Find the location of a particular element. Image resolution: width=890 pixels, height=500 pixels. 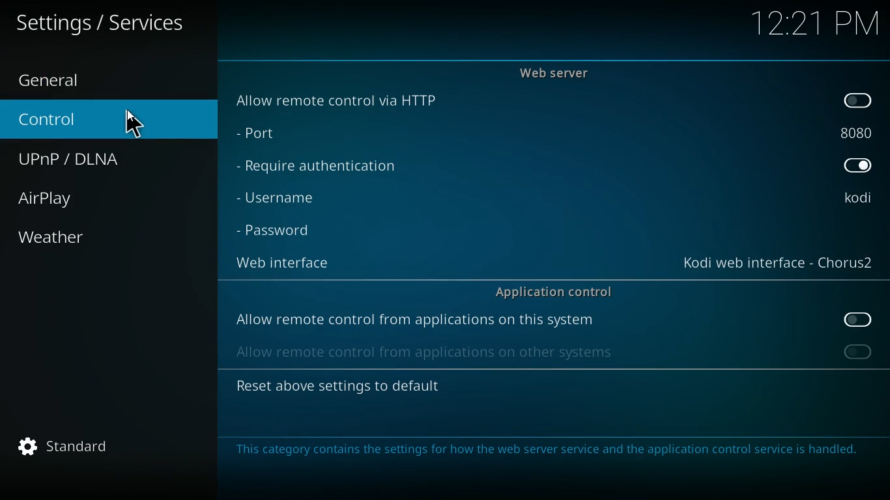

allow remote control is located at coordinates (416, 320).